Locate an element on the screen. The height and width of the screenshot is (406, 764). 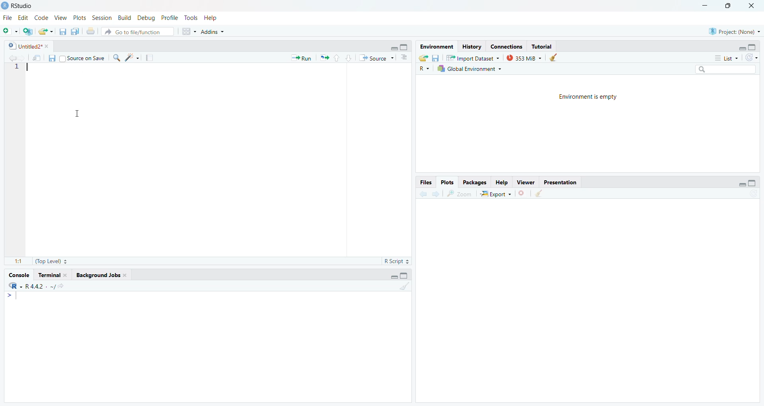
re run the previous code is located at coordinates (324, 58).